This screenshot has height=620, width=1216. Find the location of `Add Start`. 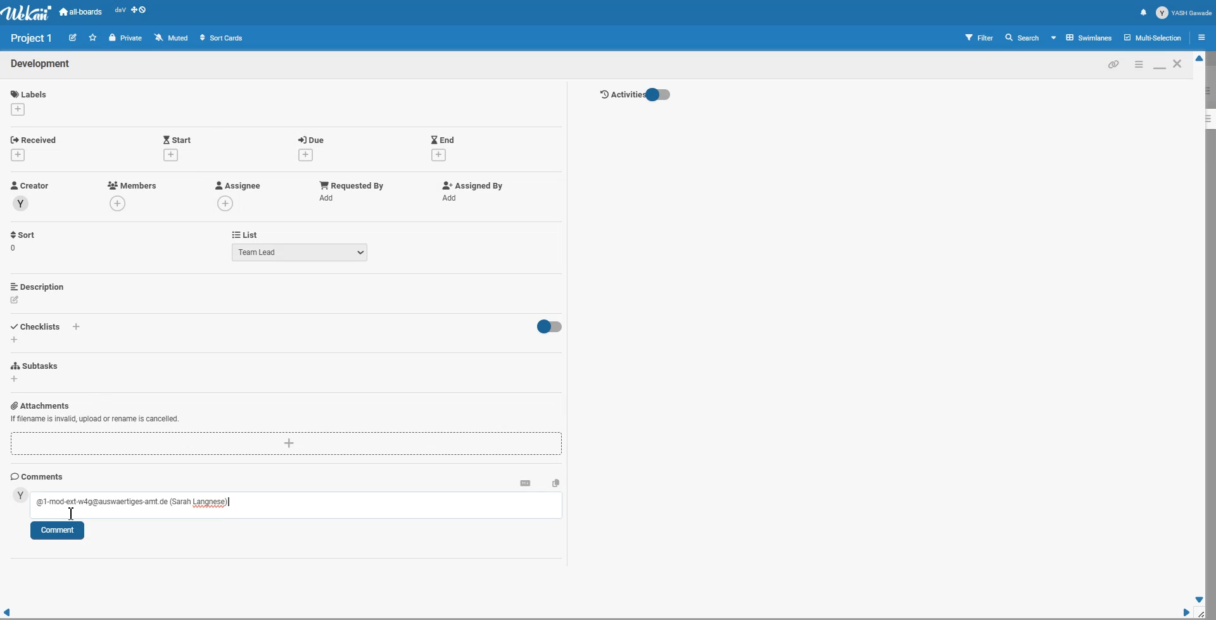

Add Start is located at coordinates (177, 139).